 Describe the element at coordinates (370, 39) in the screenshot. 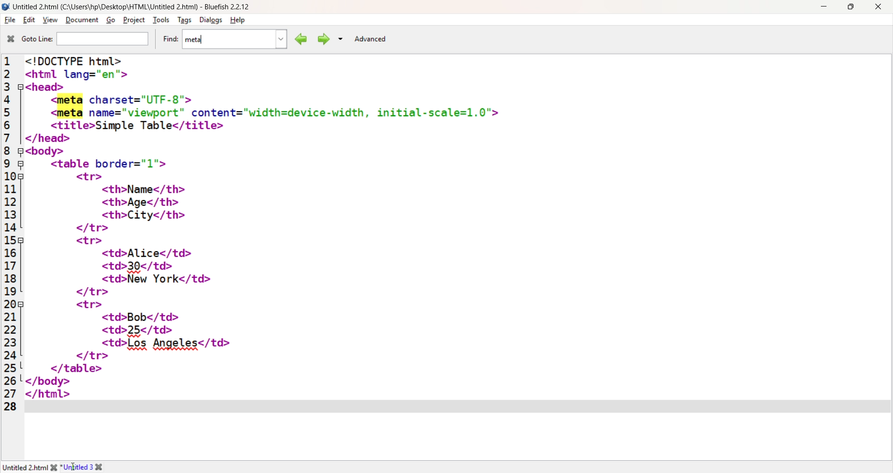

I see `Advanced` at that location.